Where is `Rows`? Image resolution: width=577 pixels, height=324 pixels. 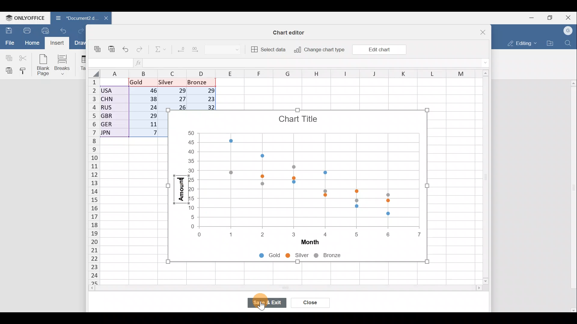
Rows is located at coordinates (90, 183).